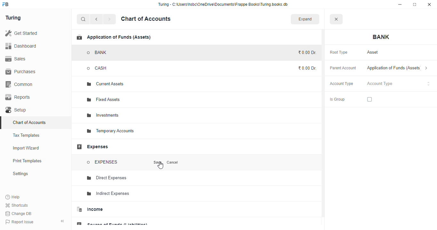  What do you see at coordinates (19, 222) in the screenshot?
I see `report issue` at bounding box center [19, 222].